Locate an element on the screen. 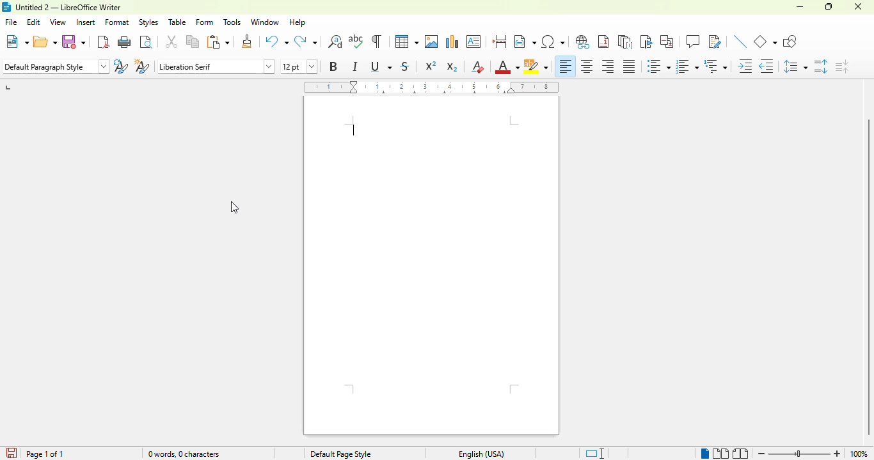 The width and height of the screenshot is (874, 460). form is located at coordinates (204, 22).